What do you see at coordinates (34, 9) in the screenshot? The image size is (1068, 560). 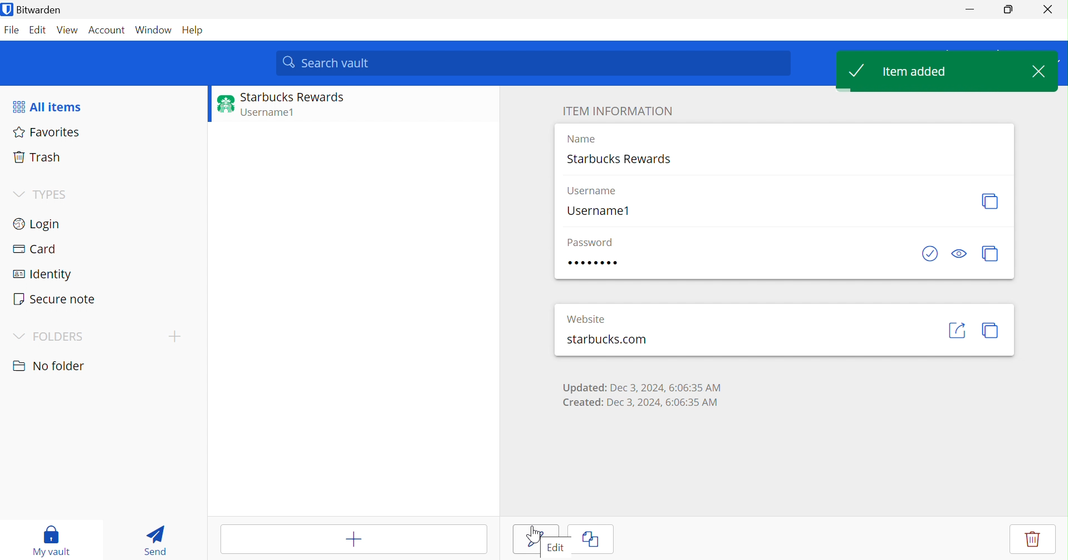 I see `Bitwarden` at bounding box center [34, 9].